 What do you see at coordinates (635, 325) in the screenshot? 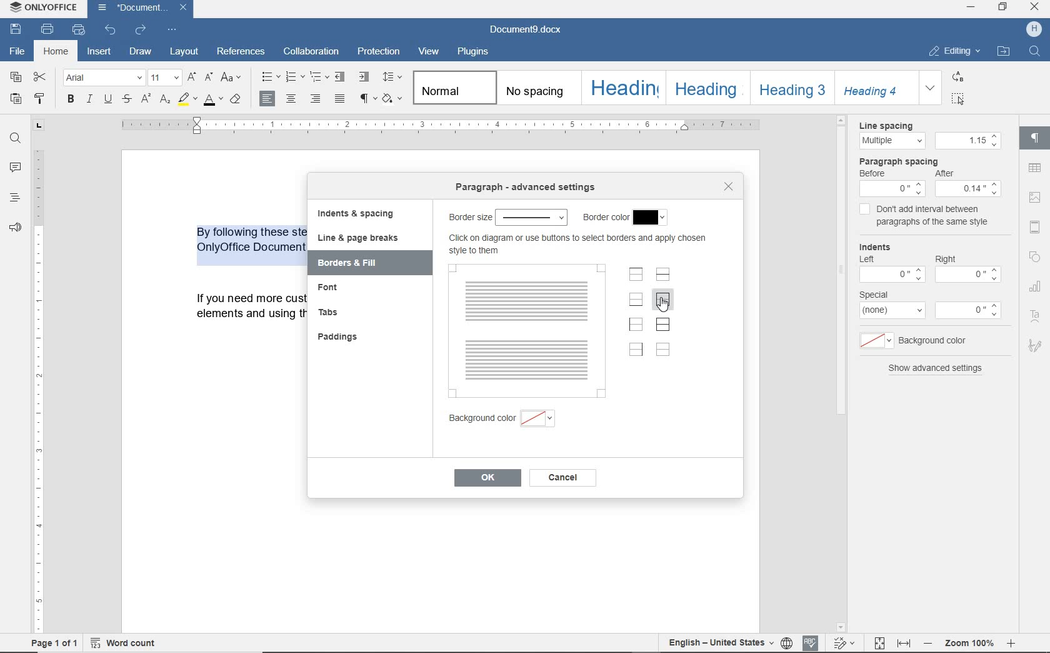
I see `set left border only` at bounding box center [635, 325].